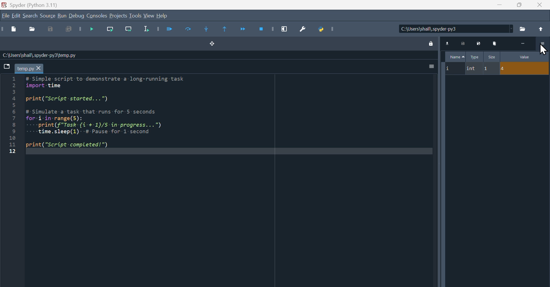 This screenshot has height=287, width=550. I want to click on Run current line and go to the next one, so click(129, 29).